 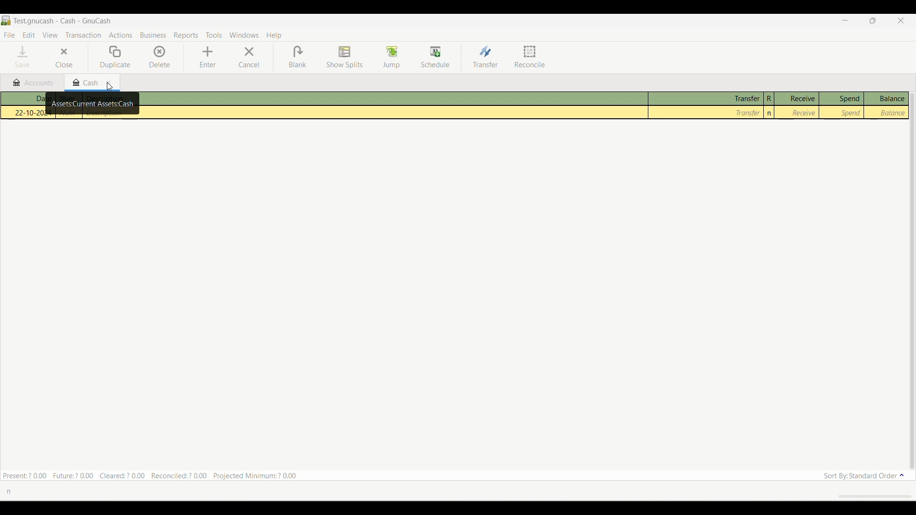 I want to click on Windows, so click(x=244, y=35).